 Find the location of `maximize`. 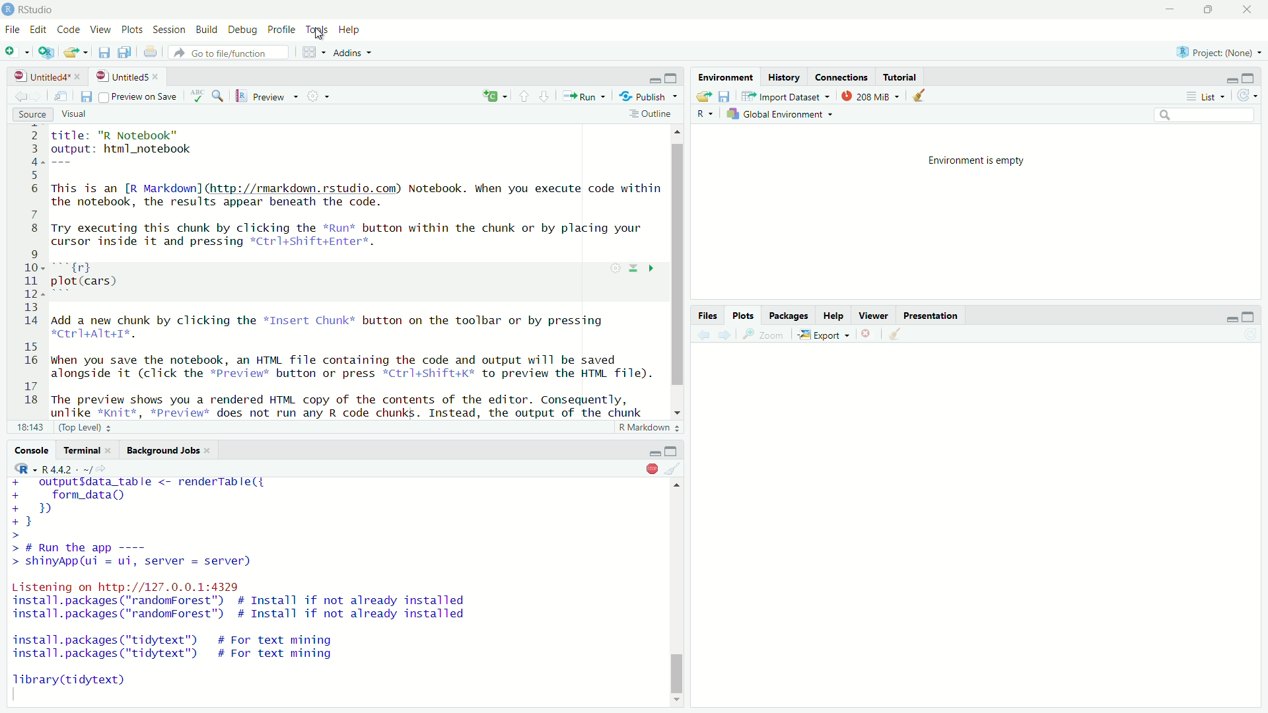

maximize is located at coordinates (1248, 318).